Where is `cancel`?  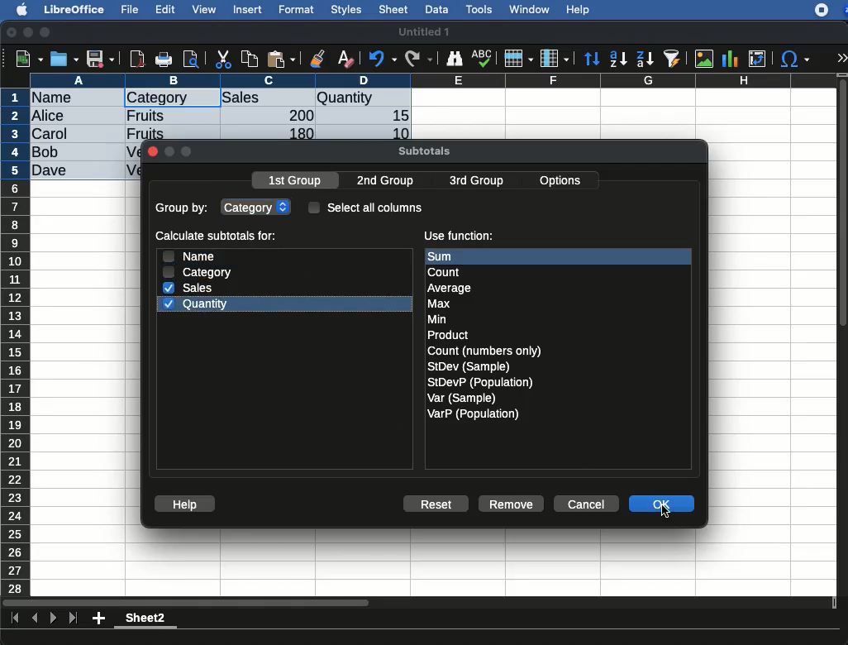
cancel is located at coordinates (585, 504).